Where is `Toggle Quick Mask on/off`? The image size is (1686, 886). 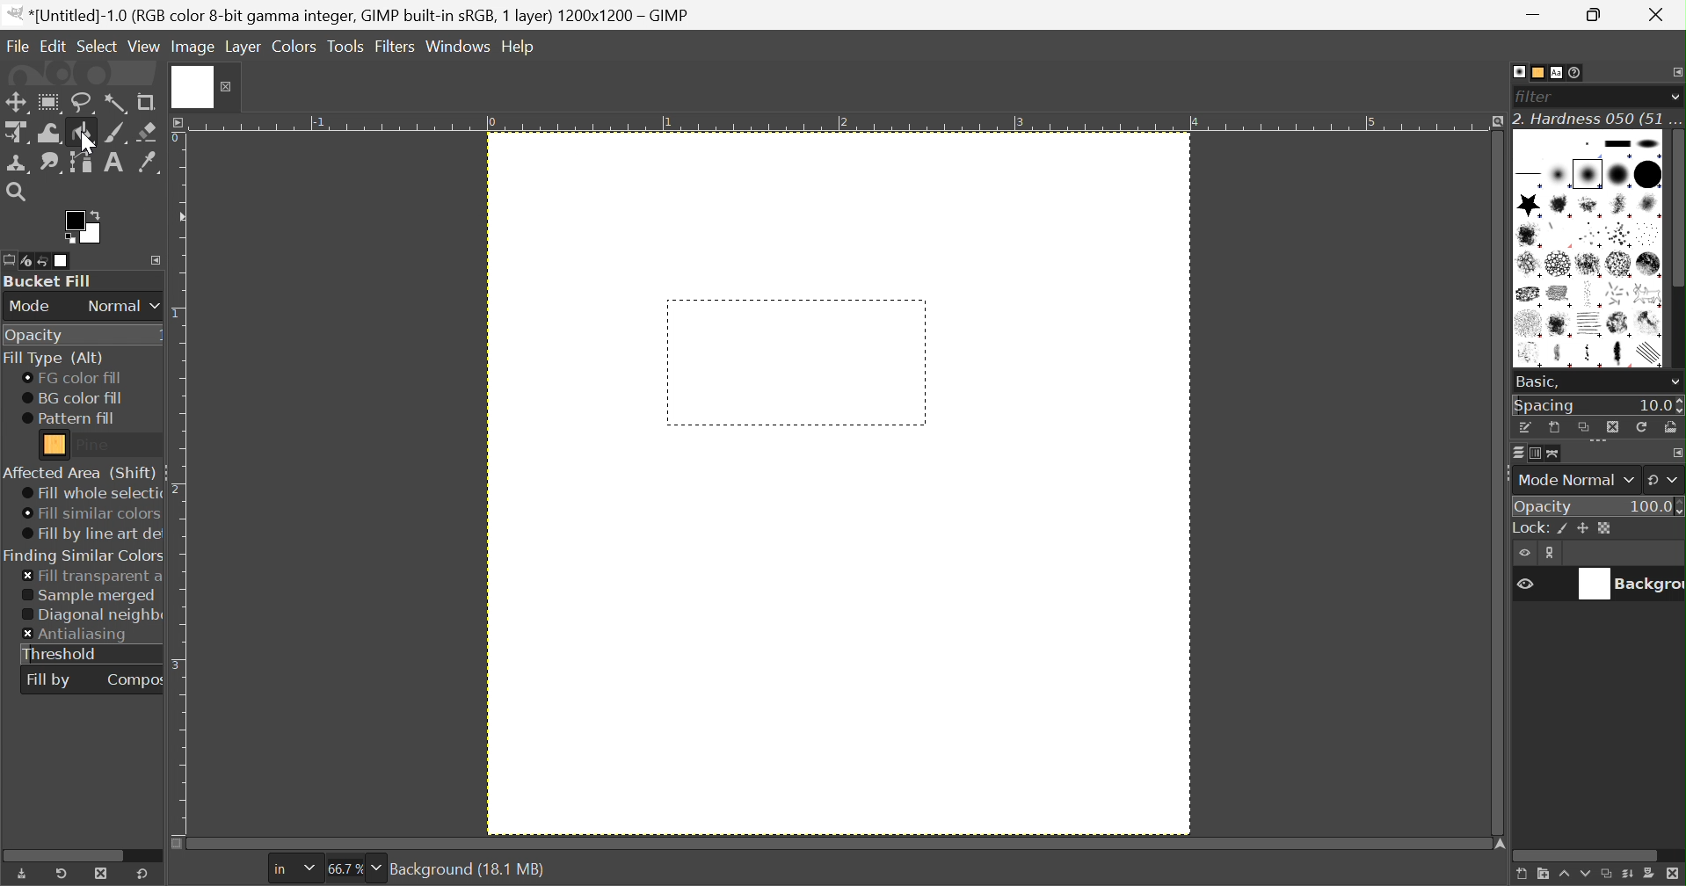 Toggle Quick Mask on/off is located at coordinates (177, 844).